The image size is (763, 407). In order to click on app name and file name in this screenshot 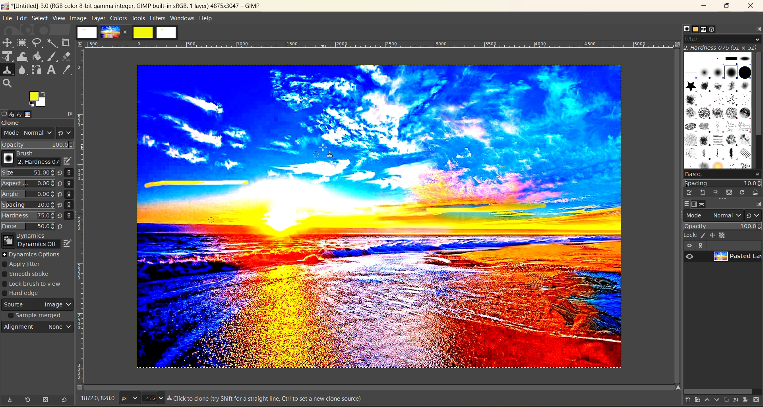, I will do `click(132, 6)`.